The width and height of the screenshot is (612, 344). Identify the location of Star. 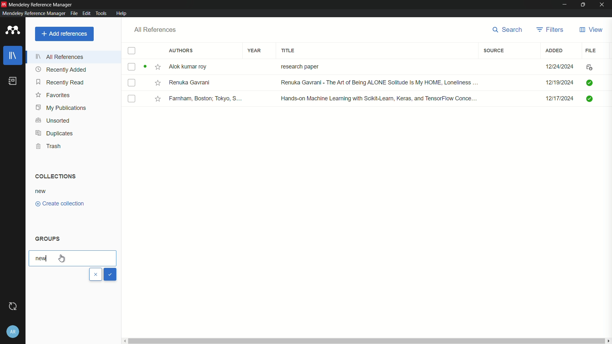
(158, 99).